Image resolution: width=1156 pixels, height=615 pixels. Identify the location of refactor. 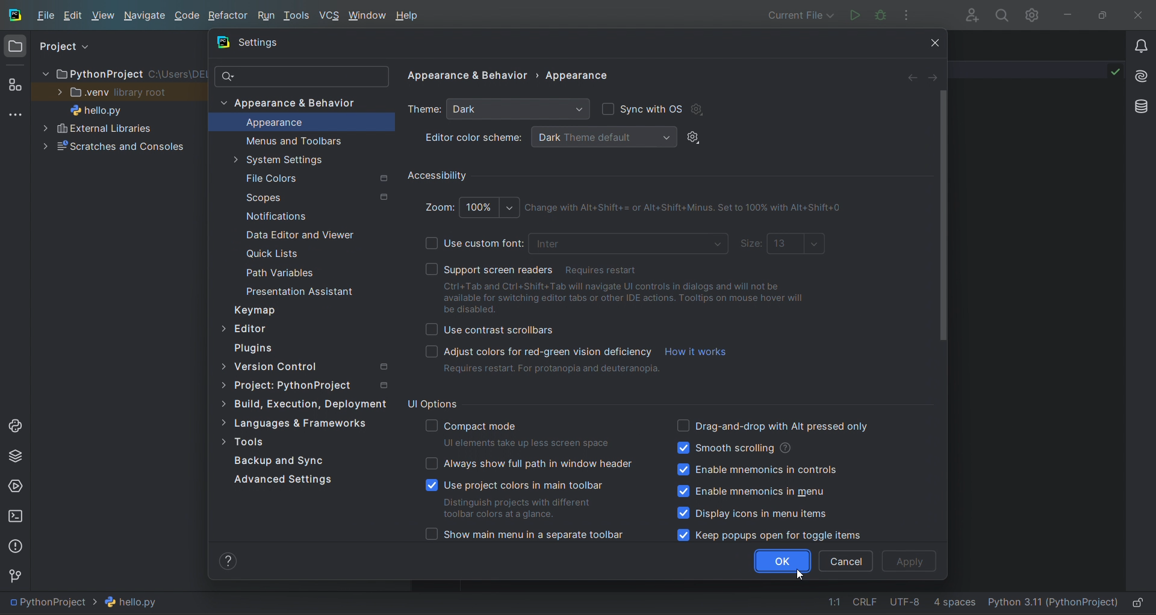
(223, 17).